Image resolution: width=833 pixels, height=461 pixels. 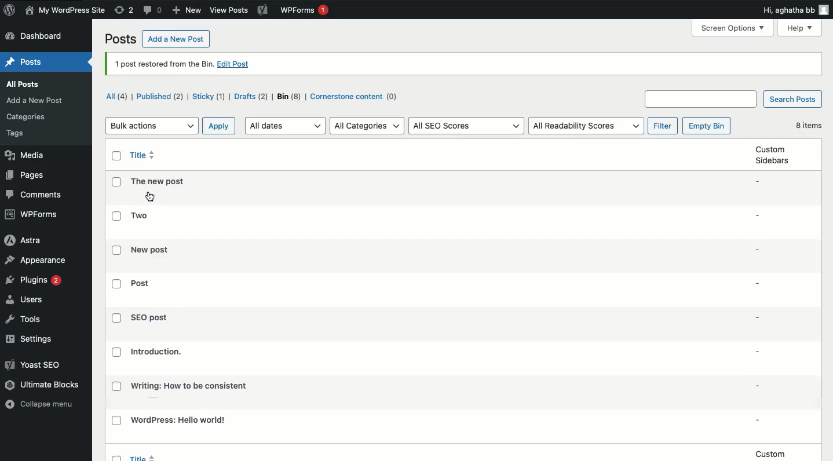 I want to click on Draft, so click(x=251, y=97).